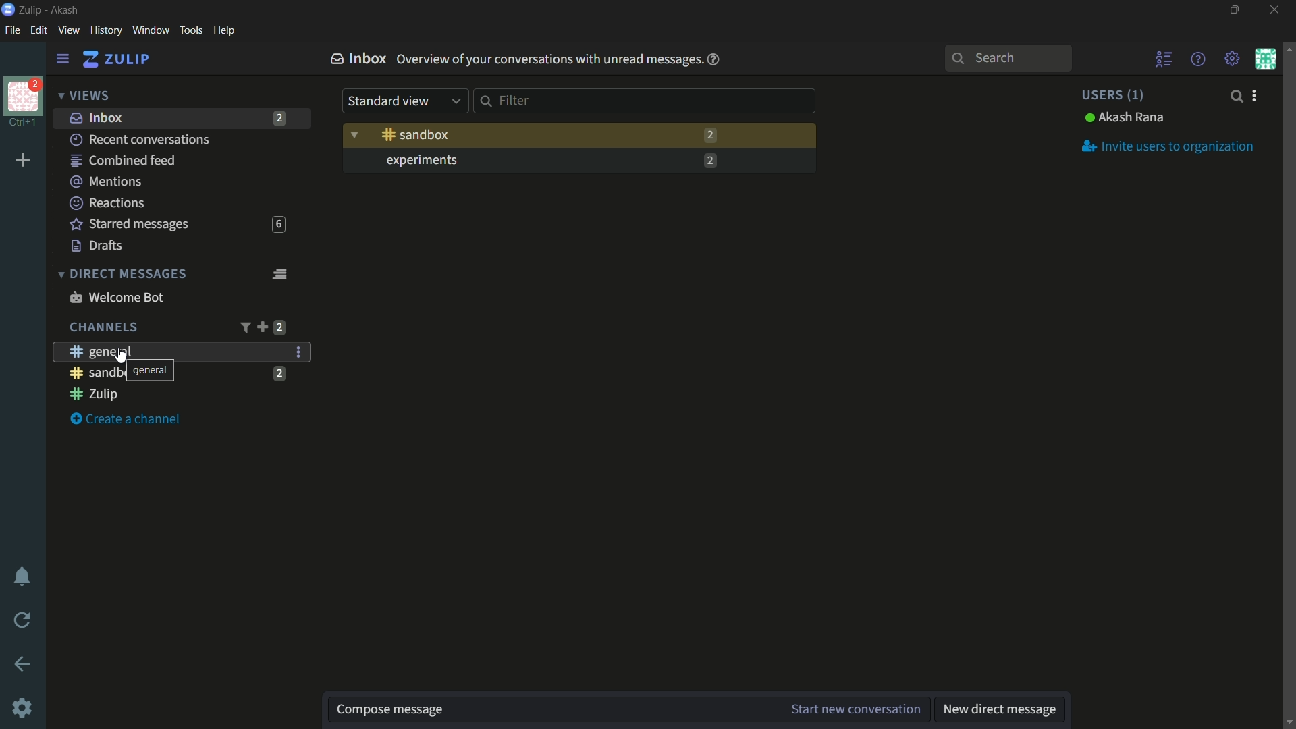  I want to click on general settings, so click(300, 352).